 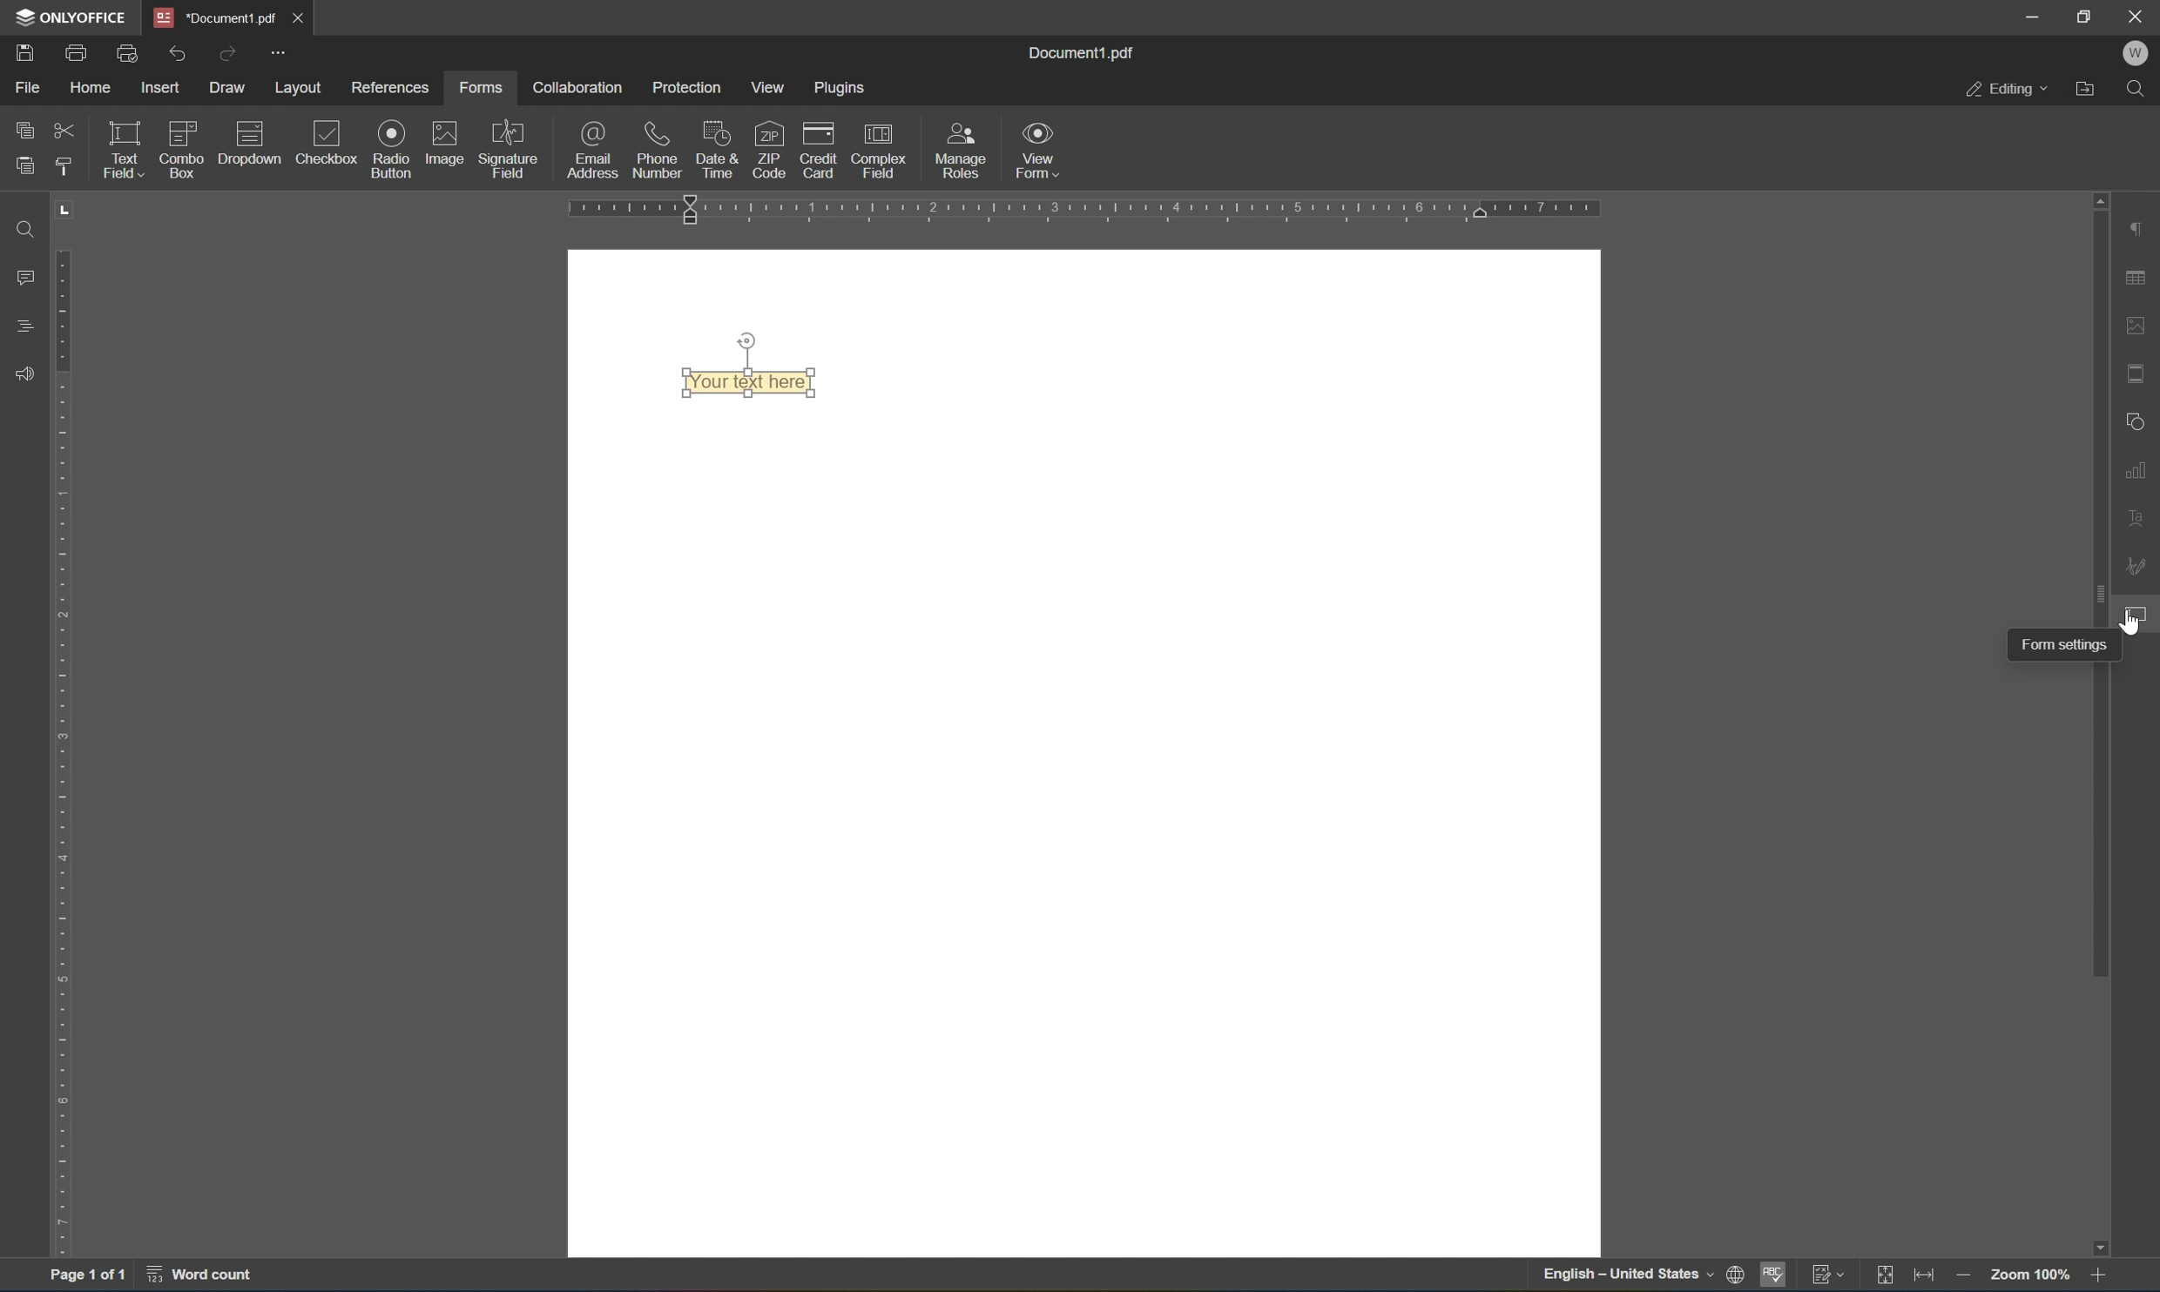 What do you see at coordinates (300, 87) in the screenshot?
I see `layout` at bounding box center [300, 87].